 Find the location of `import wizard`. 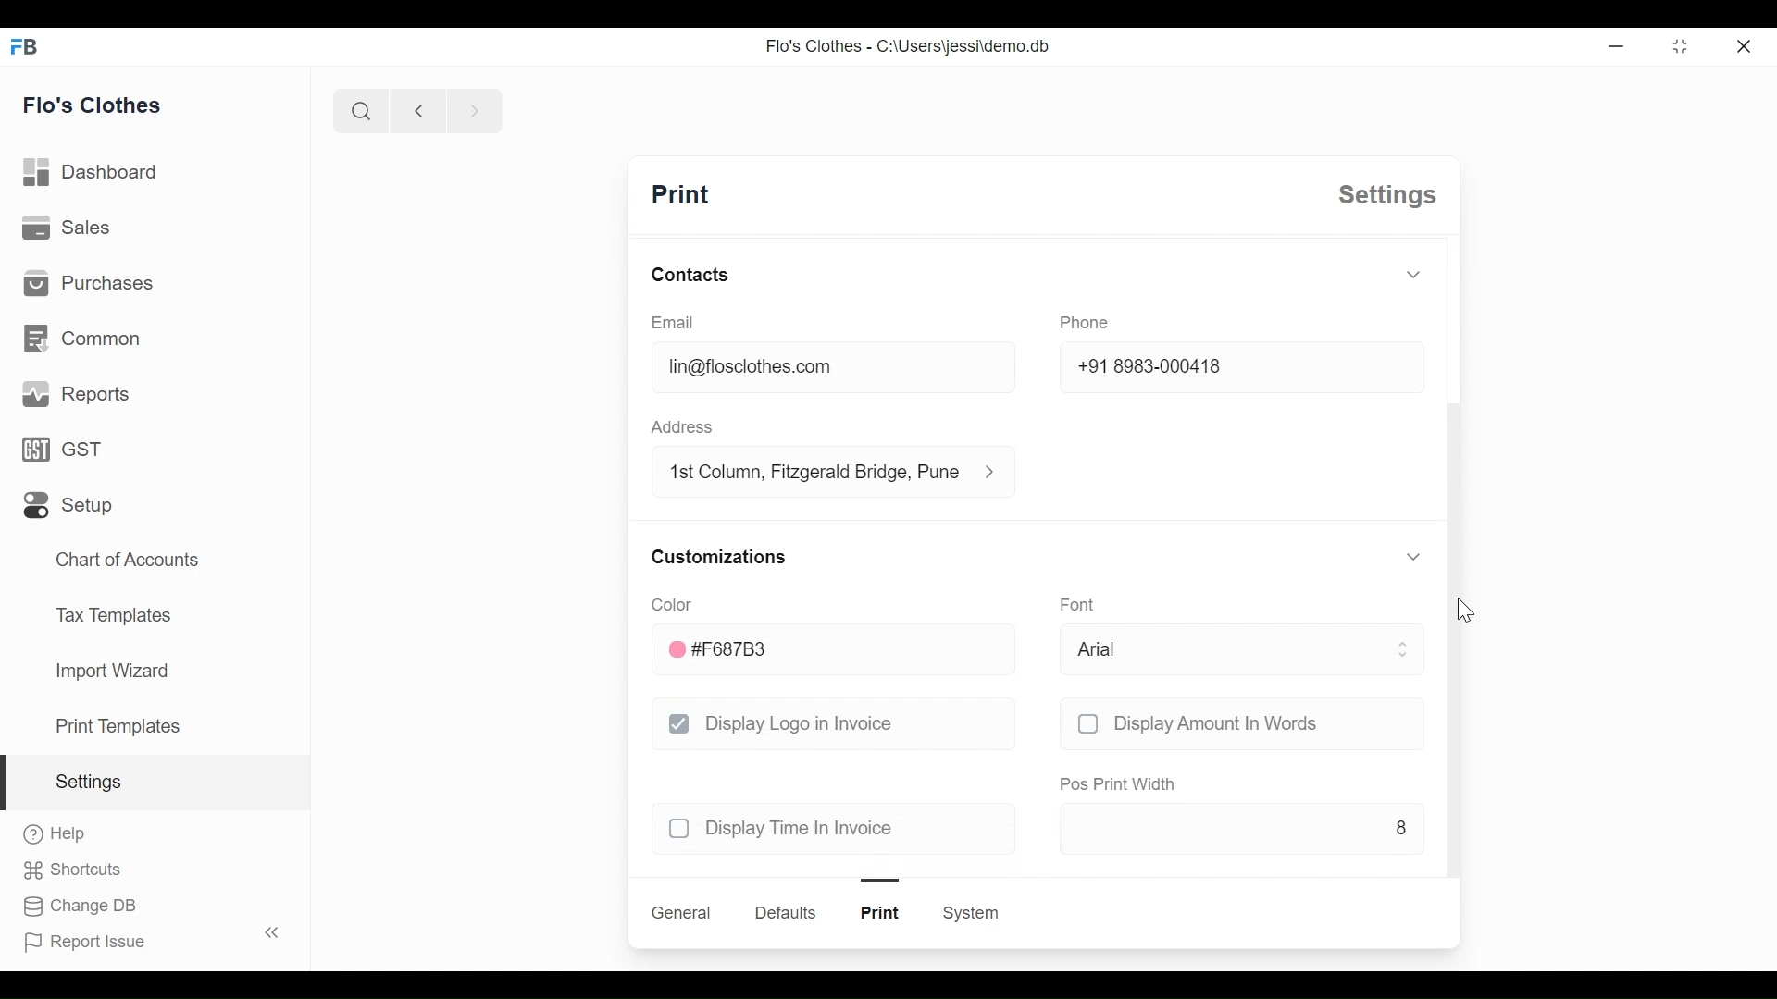

import wizard is located at coordinates (111, 671).